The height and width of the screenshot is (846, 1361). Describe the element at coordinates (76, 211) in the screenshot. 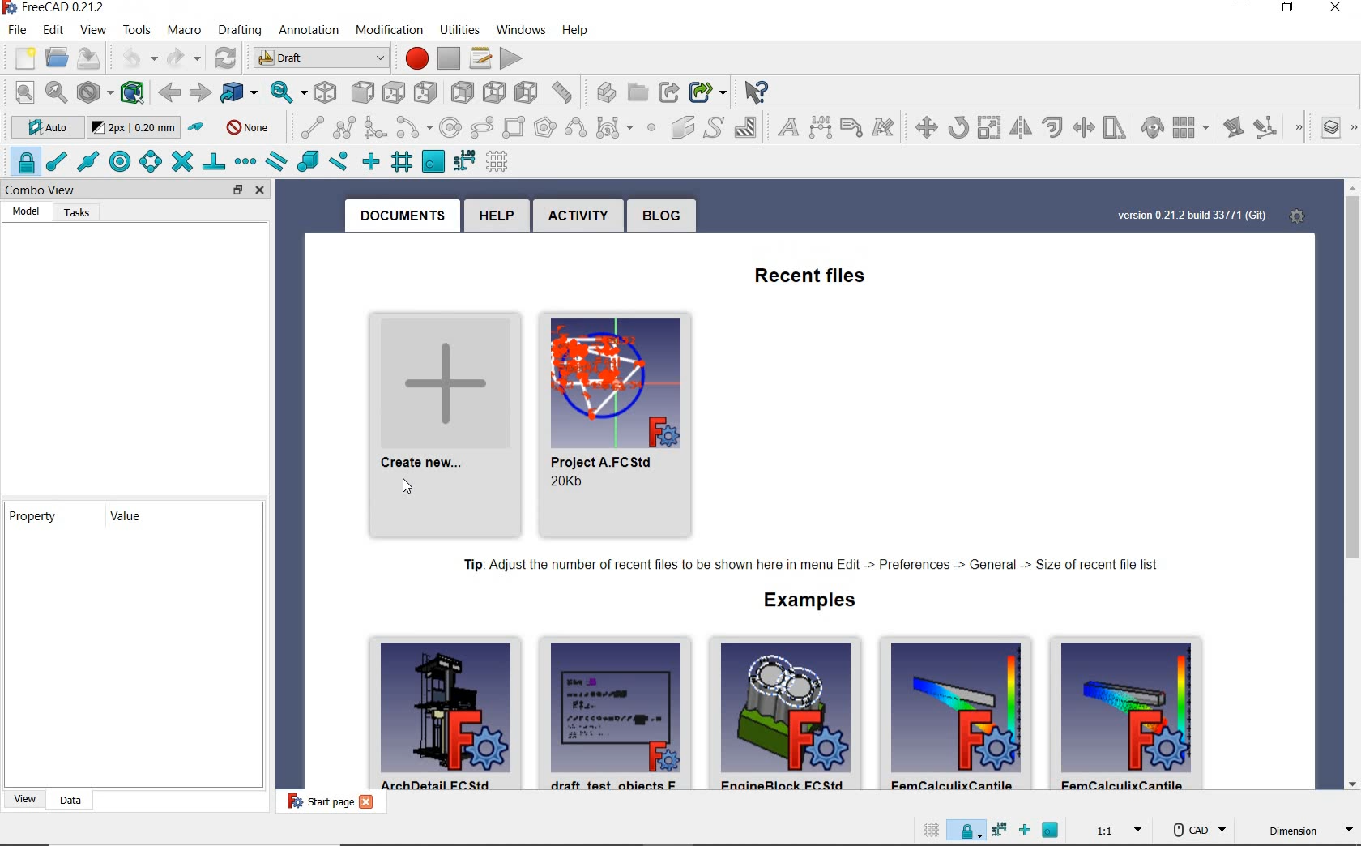

I see `tasks` at that location.